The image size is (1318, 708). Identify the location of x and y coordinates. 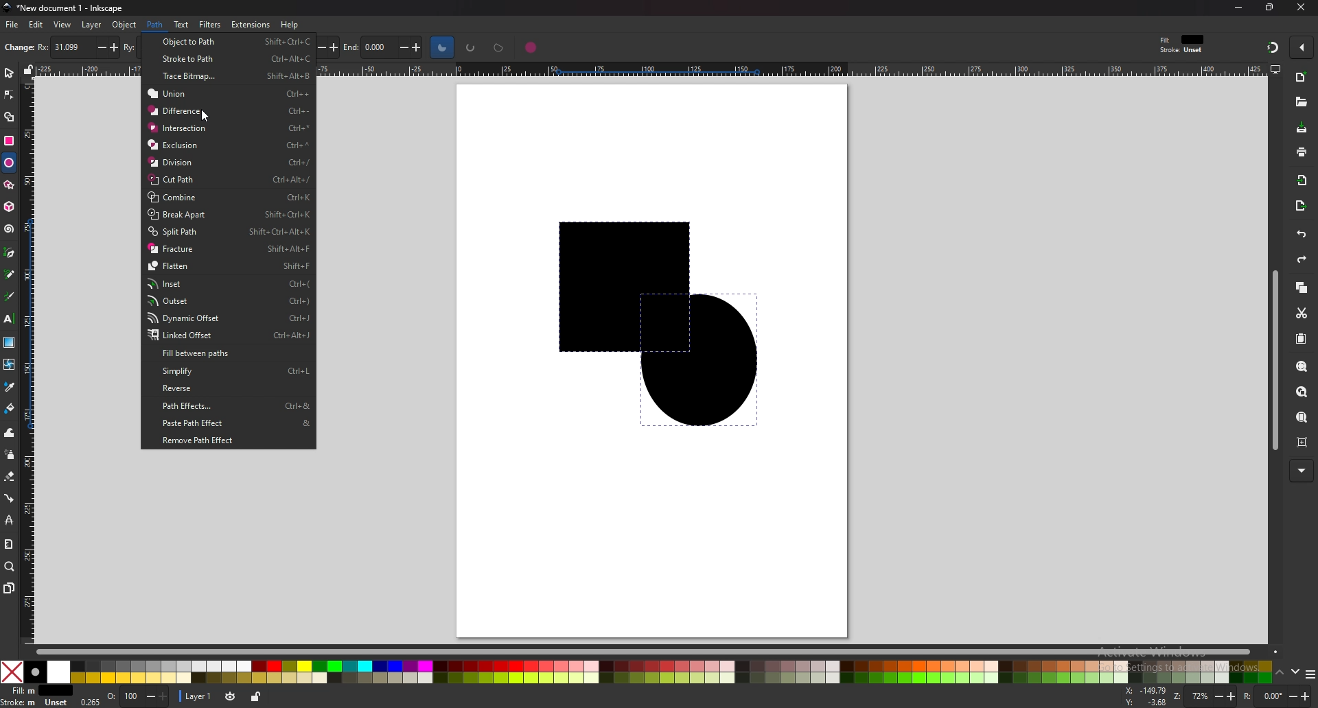
(1146, 696).